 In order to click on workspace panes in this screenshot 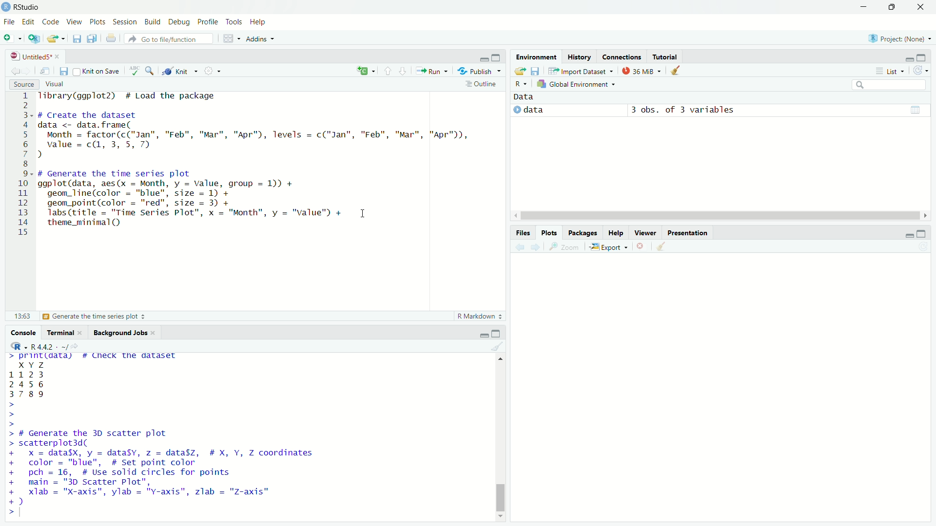, I will do `click(231, 39)`.